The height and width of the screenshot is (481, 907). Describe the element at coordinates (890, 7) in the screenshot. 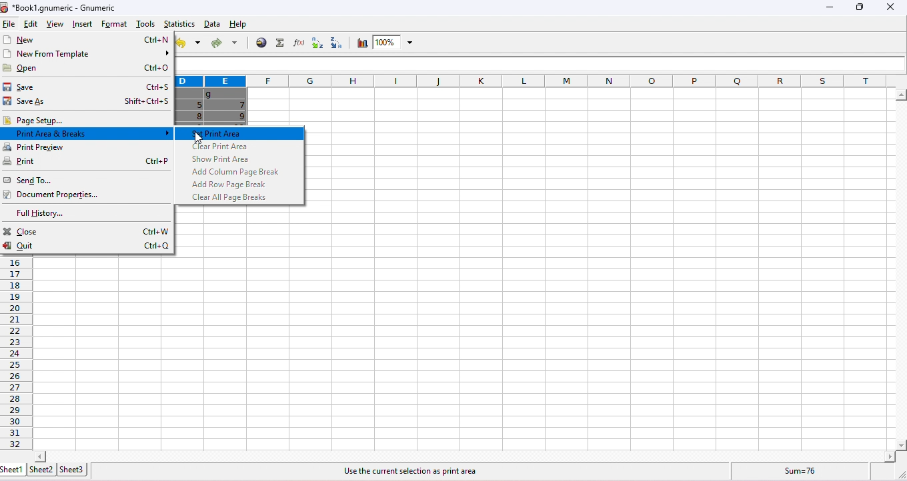

I see `close` at that location.